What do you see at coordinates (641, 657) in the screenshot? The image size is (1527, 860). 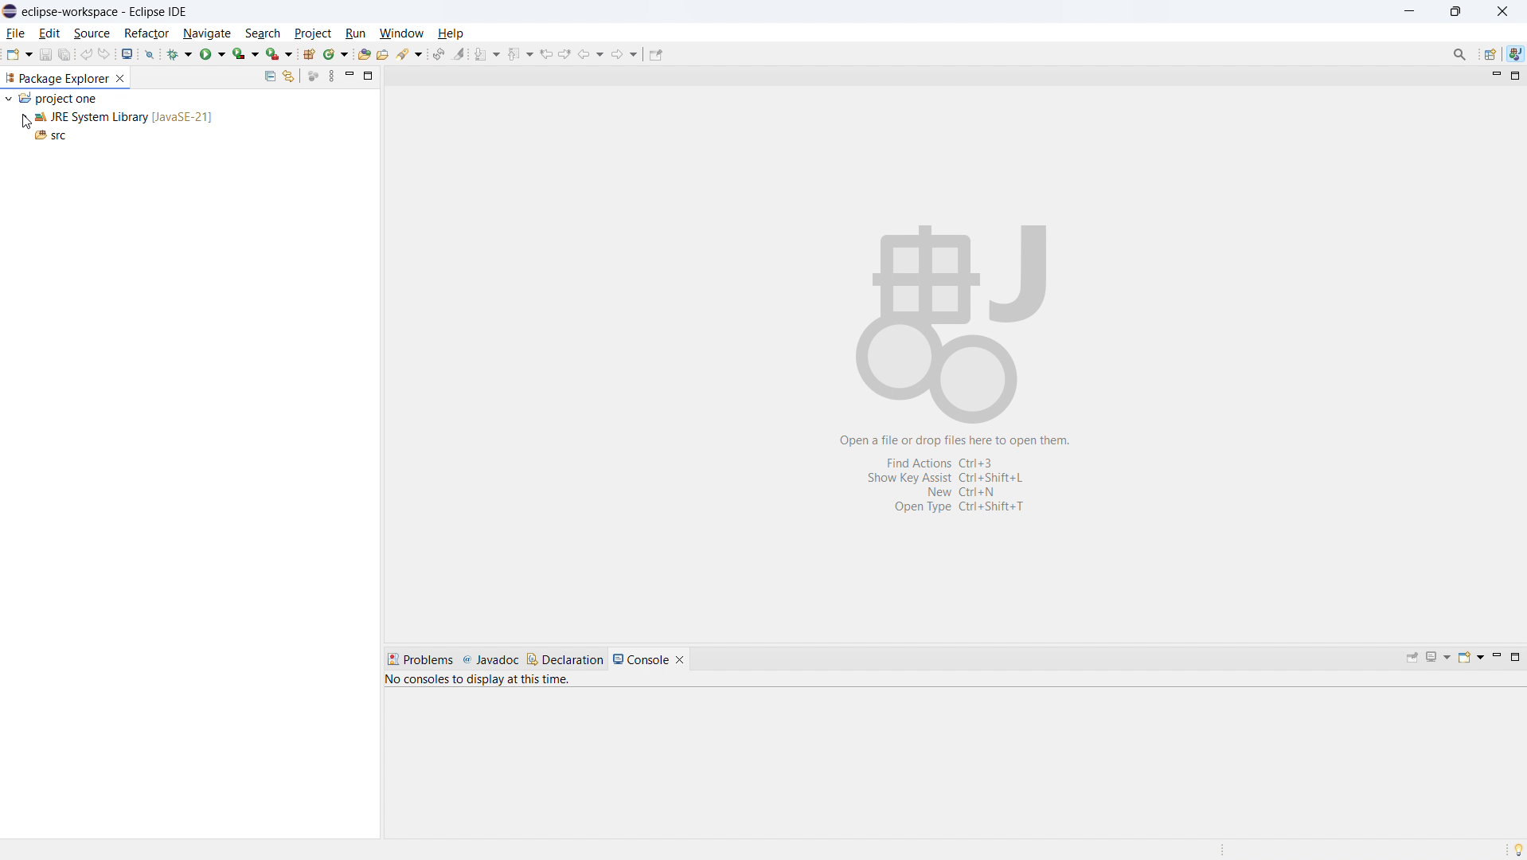 I see `console` at bounding box center [641, 657].